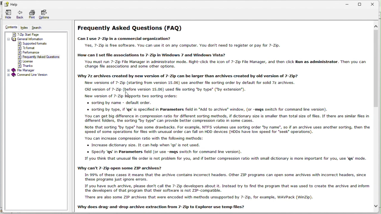 This screenshot has width=381, height=214. Describe the element at coordinates (19, 15) in the screenshot. I see `back` at that location.